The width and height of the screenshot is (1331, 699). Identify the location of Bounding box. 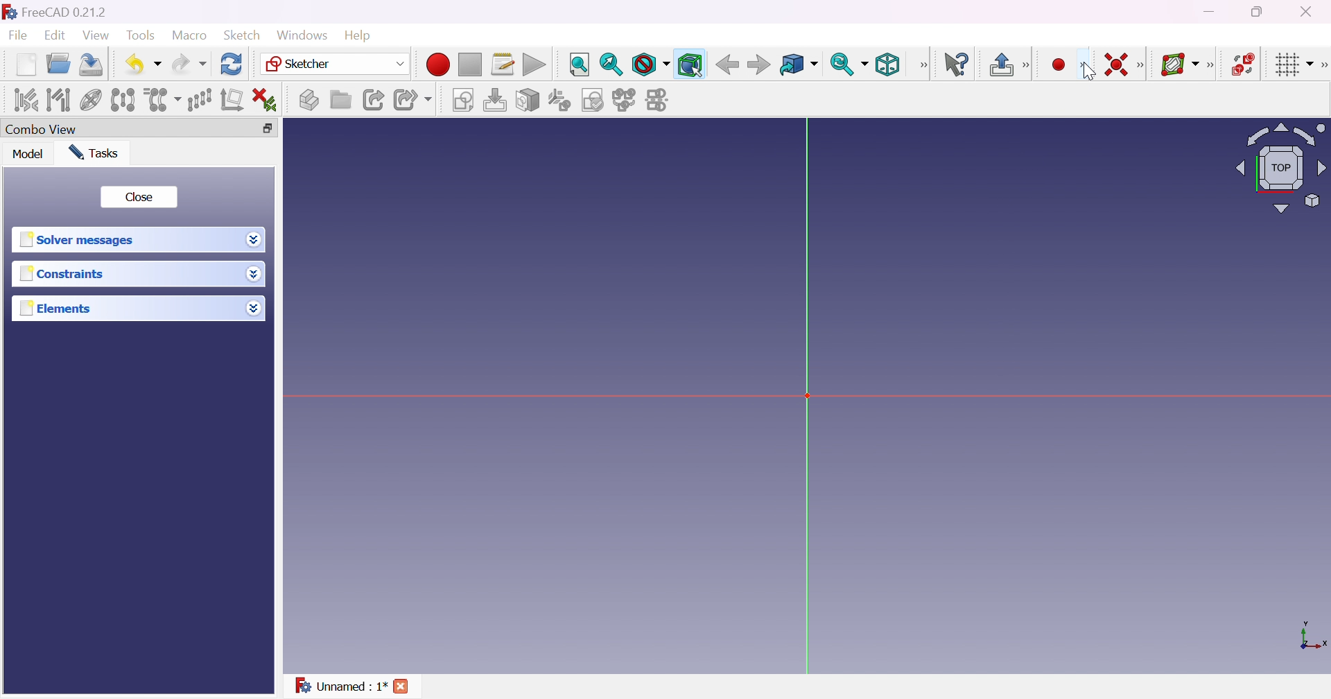
(690, 65).